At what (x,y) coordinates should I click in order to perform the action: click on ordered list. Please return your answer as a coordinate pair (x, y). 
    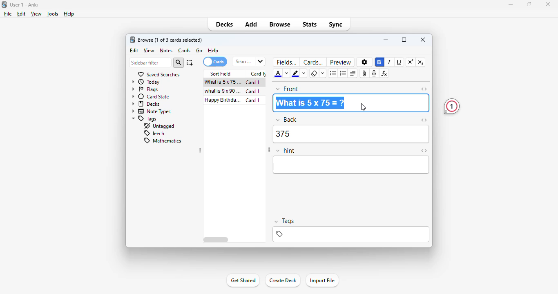
    Looking at the image, I should click on (343, 73).